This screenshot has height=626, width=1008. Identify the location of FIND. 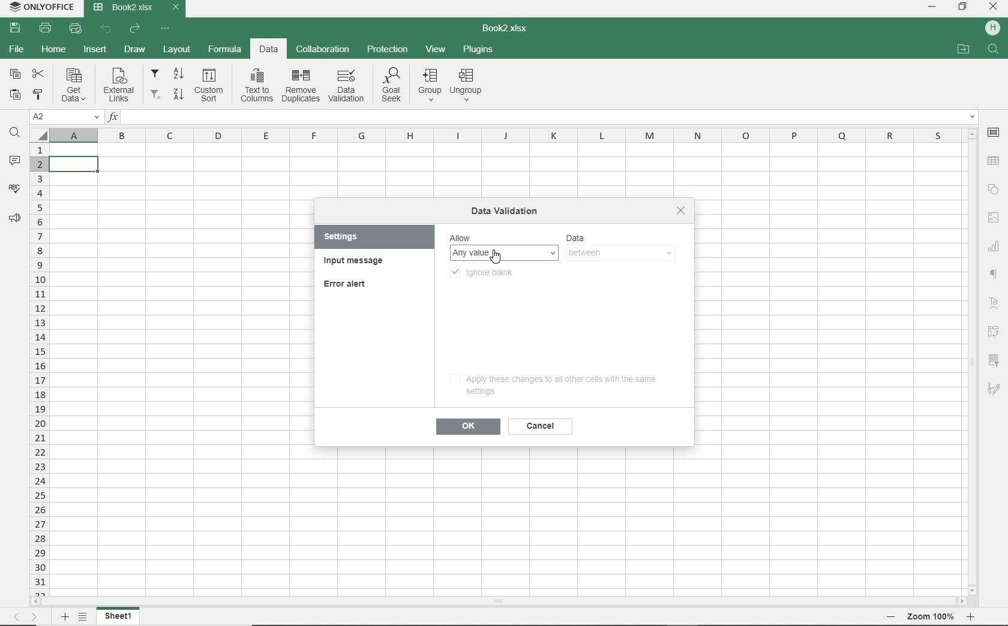
(14, 134).